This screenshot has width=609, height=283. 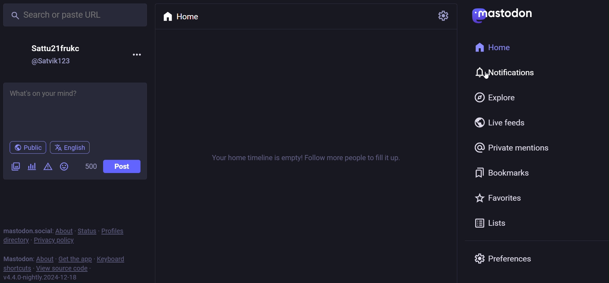 I want to click on Your home timeline is empty! Follow more people to fill it up., so click(x=308, y=158).